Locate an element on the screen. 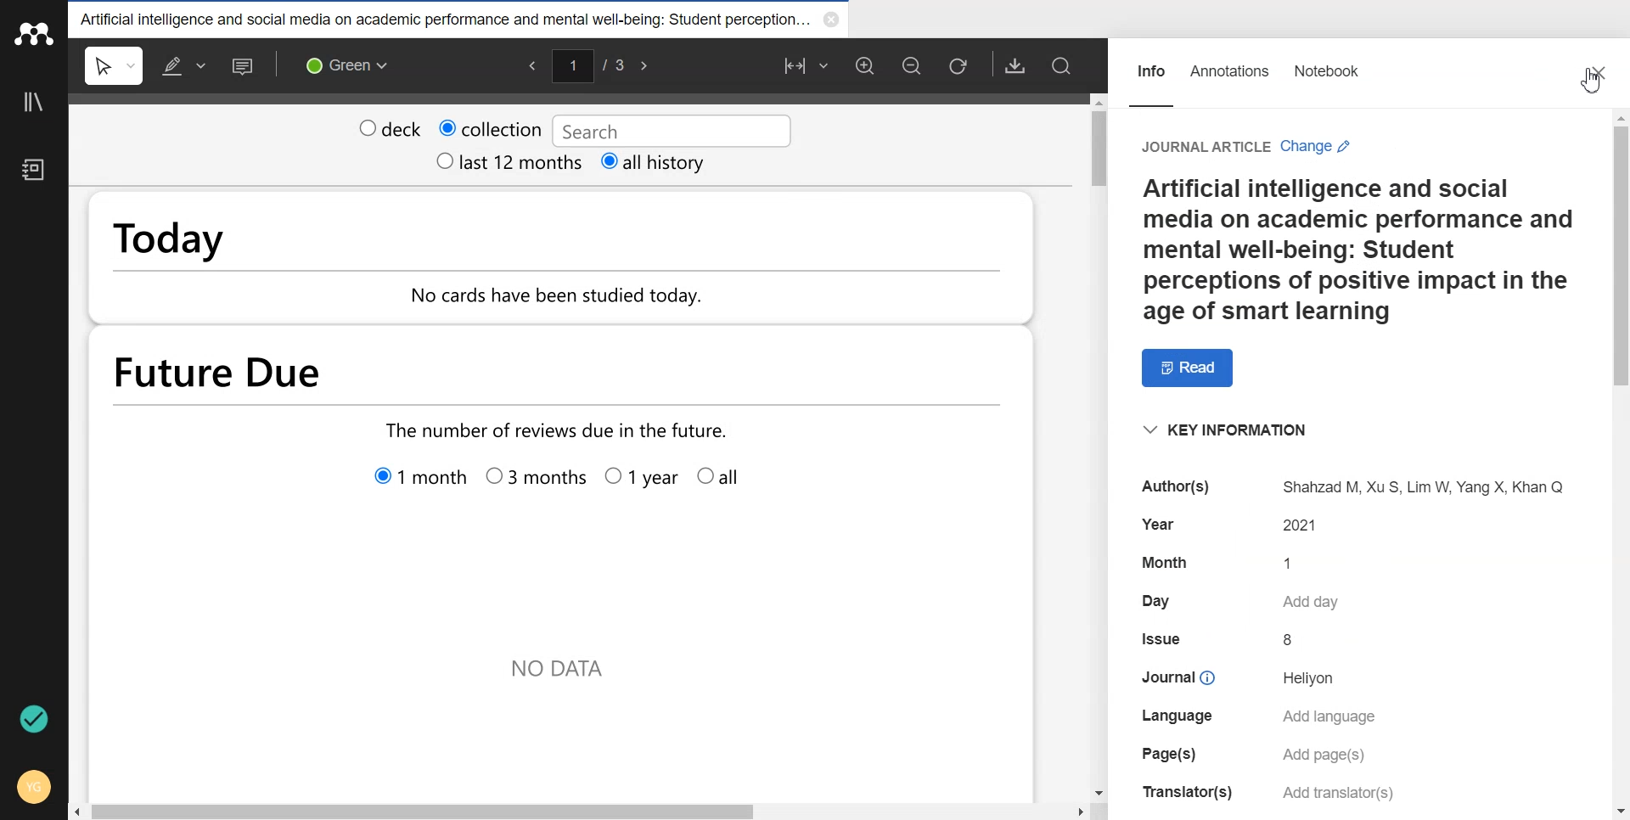 The width and height of the screenshot is (1630, 820). Zoom out is located at coordinates (911, 66).